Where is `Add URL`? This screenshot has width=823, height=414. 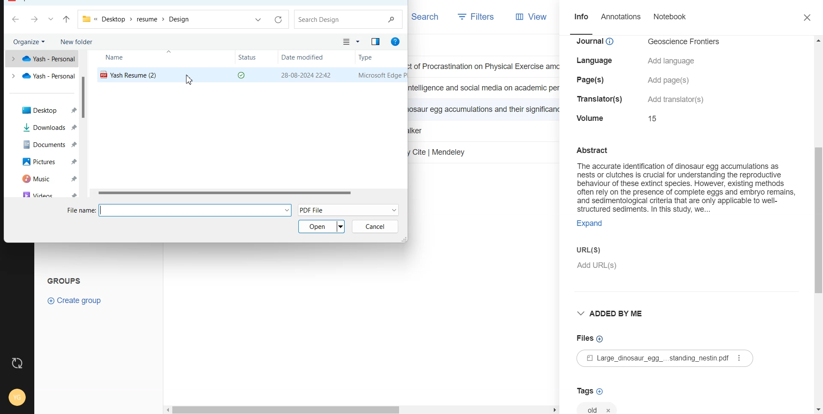 Add URL is located at coordinates (685, 270).